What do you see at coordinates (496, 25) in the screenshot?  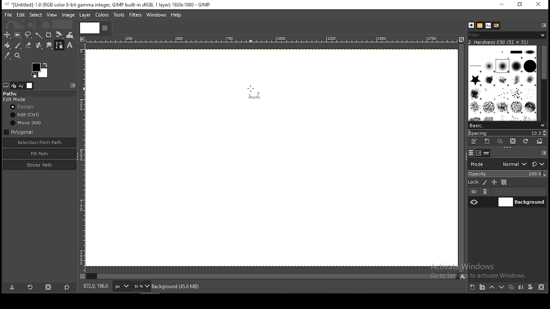 I see `document history` at bounding box center [496, 25].